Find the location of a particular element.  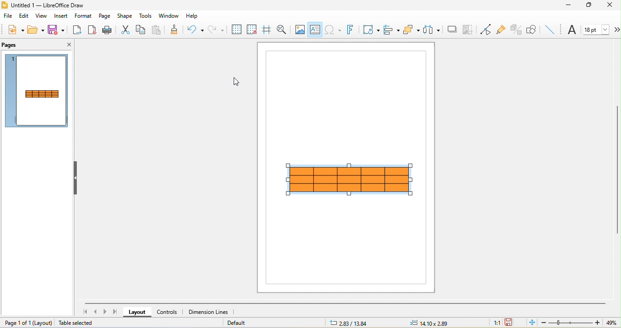

special character is located at coordinates (334, 30).